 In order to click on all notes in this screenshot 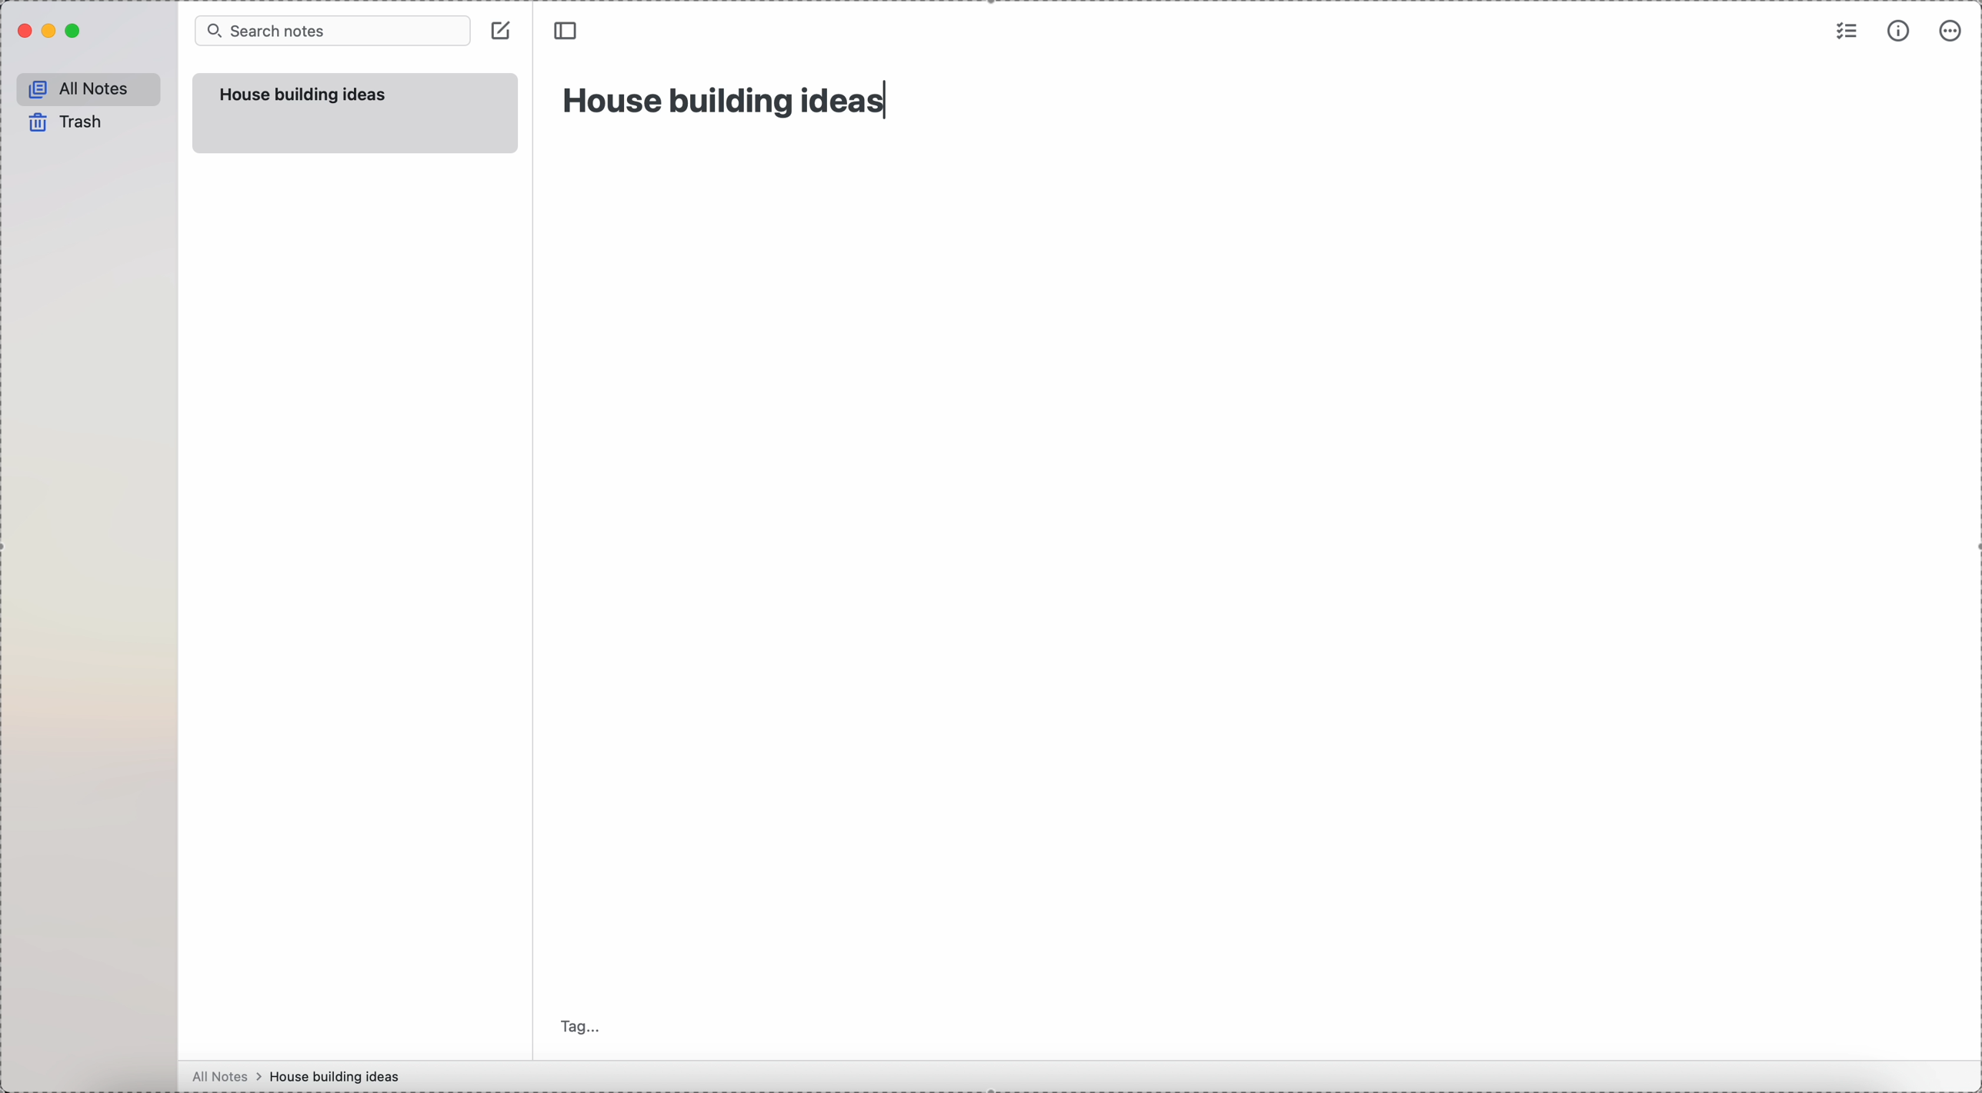, I will do `click(89, 89)`.